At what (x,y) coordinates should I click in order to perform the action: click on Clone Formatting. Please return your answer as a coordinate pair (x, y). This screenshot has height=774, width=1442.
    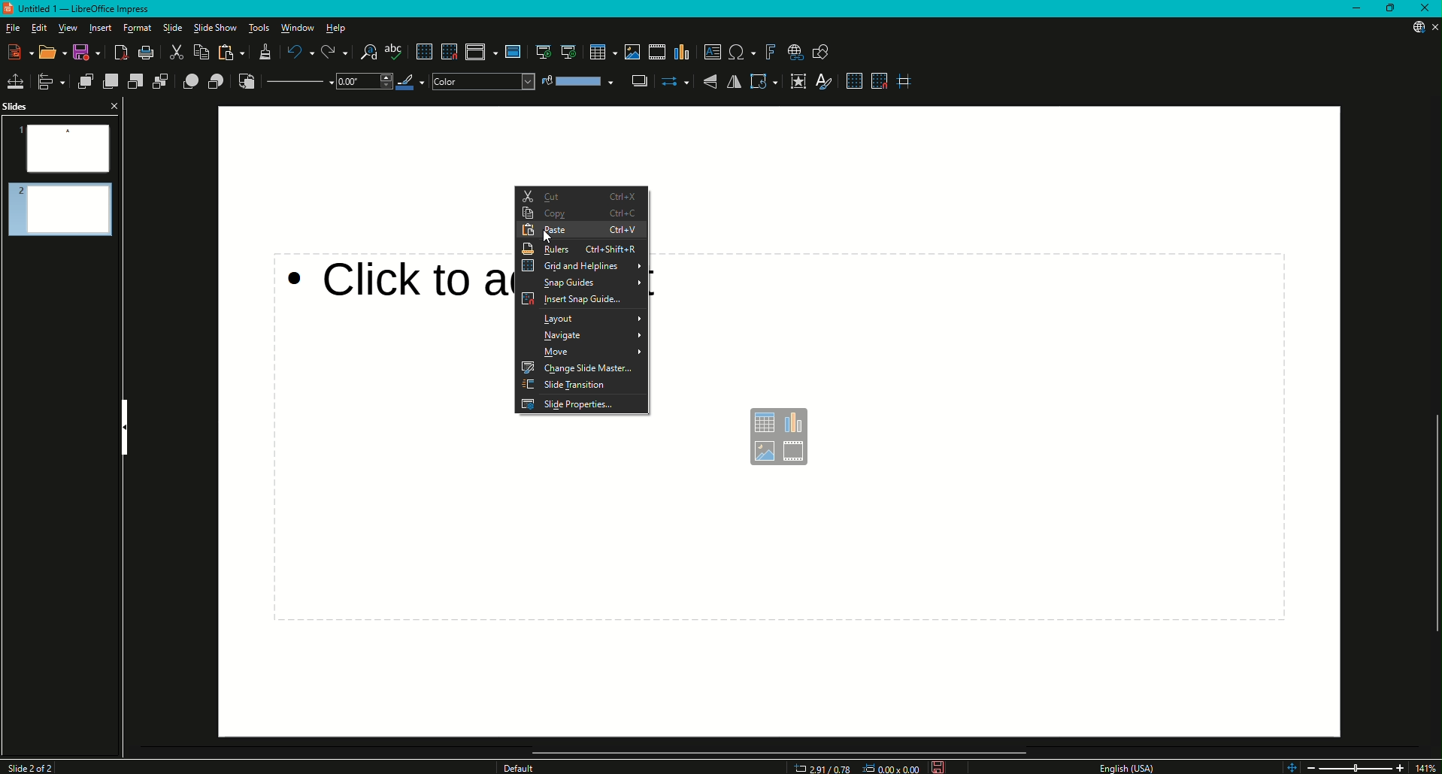
    Looking at the image, I should click on (264, 53).